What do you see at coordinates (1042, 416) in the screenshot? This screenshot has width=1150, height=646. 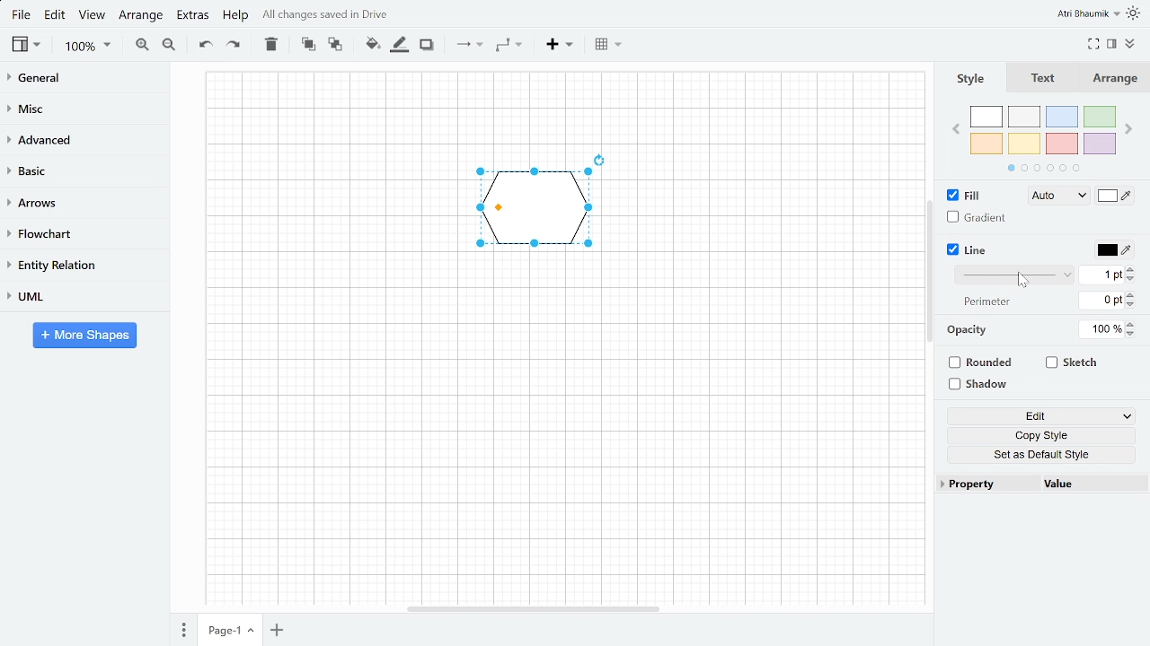 I see `Edit` at bounding box center [1042, 416].